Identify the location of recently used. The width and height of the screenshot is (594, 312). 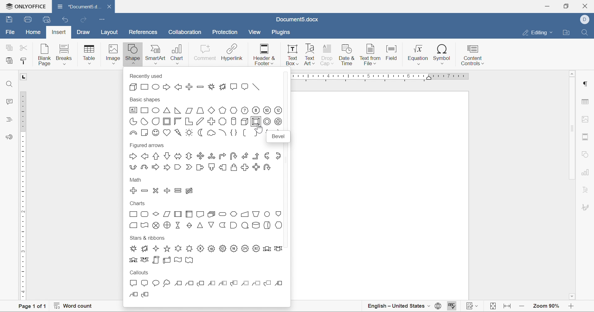
(196, 83).